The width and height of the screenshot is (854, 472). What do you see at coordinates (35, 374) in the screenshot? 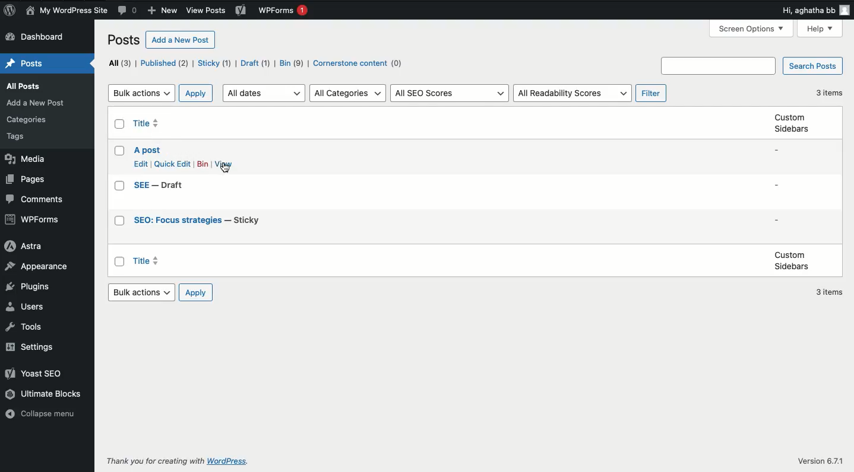
I see `Yoast` at bounding box center [35, 374].